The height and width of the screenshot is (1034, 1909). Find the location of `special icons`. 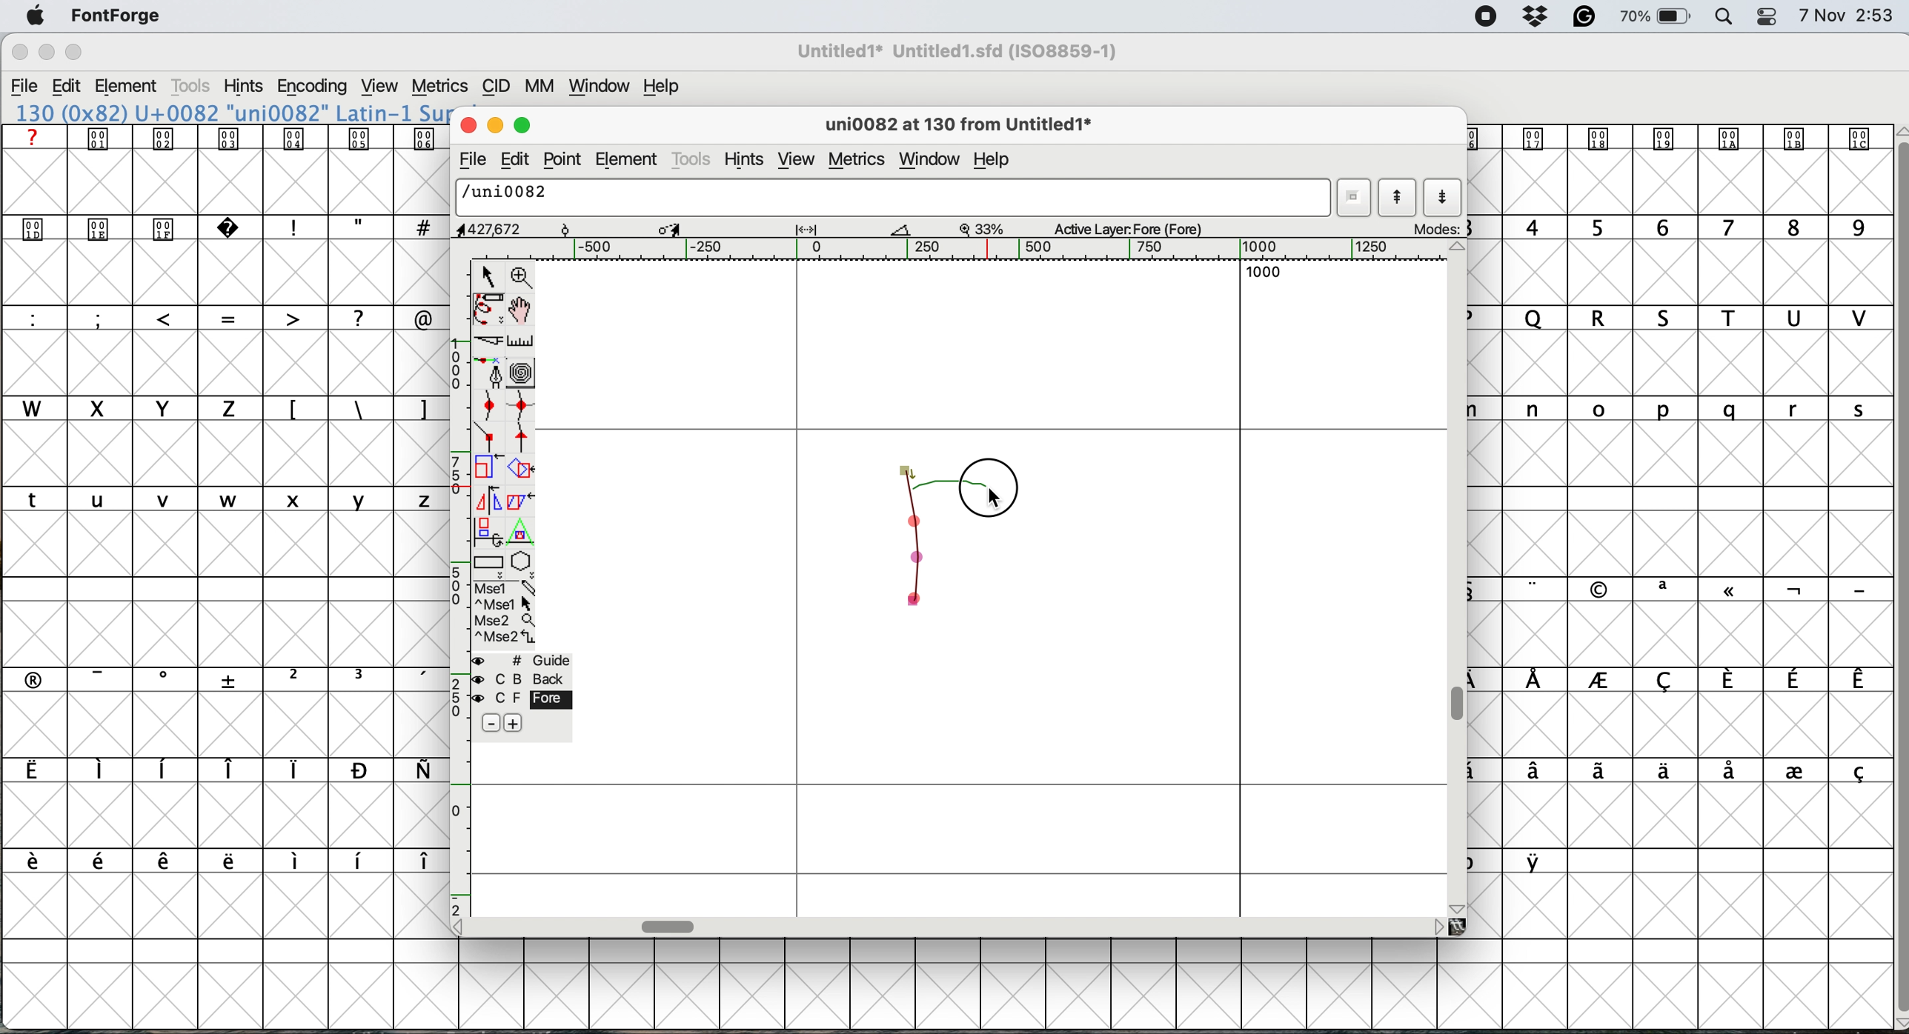

special icons is located at coordinates (136, 225).